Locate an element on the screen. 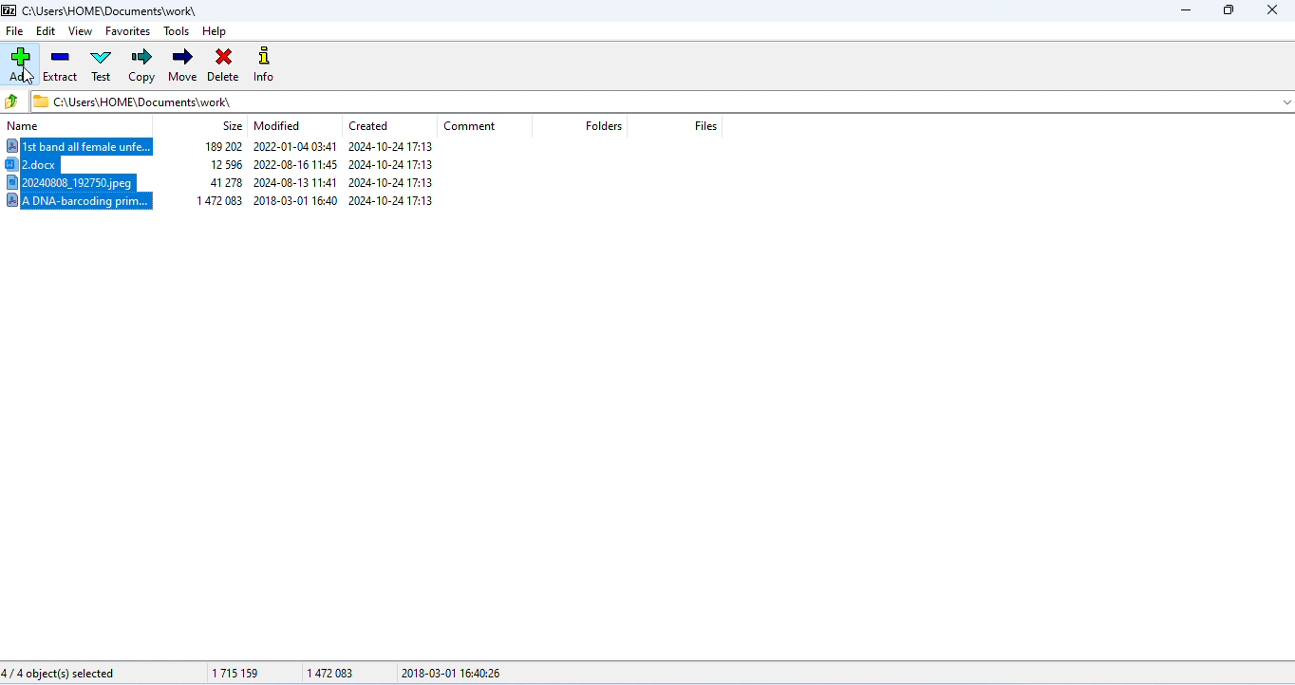 The height and width of the screenshot is (685, 1295). favorites is located at coordinates (129, 30).